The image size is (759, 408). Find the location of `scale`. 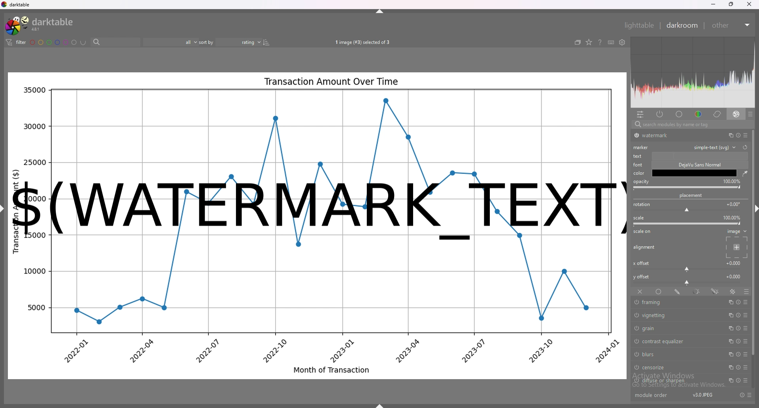

scale is located at coordinates (639, 218).